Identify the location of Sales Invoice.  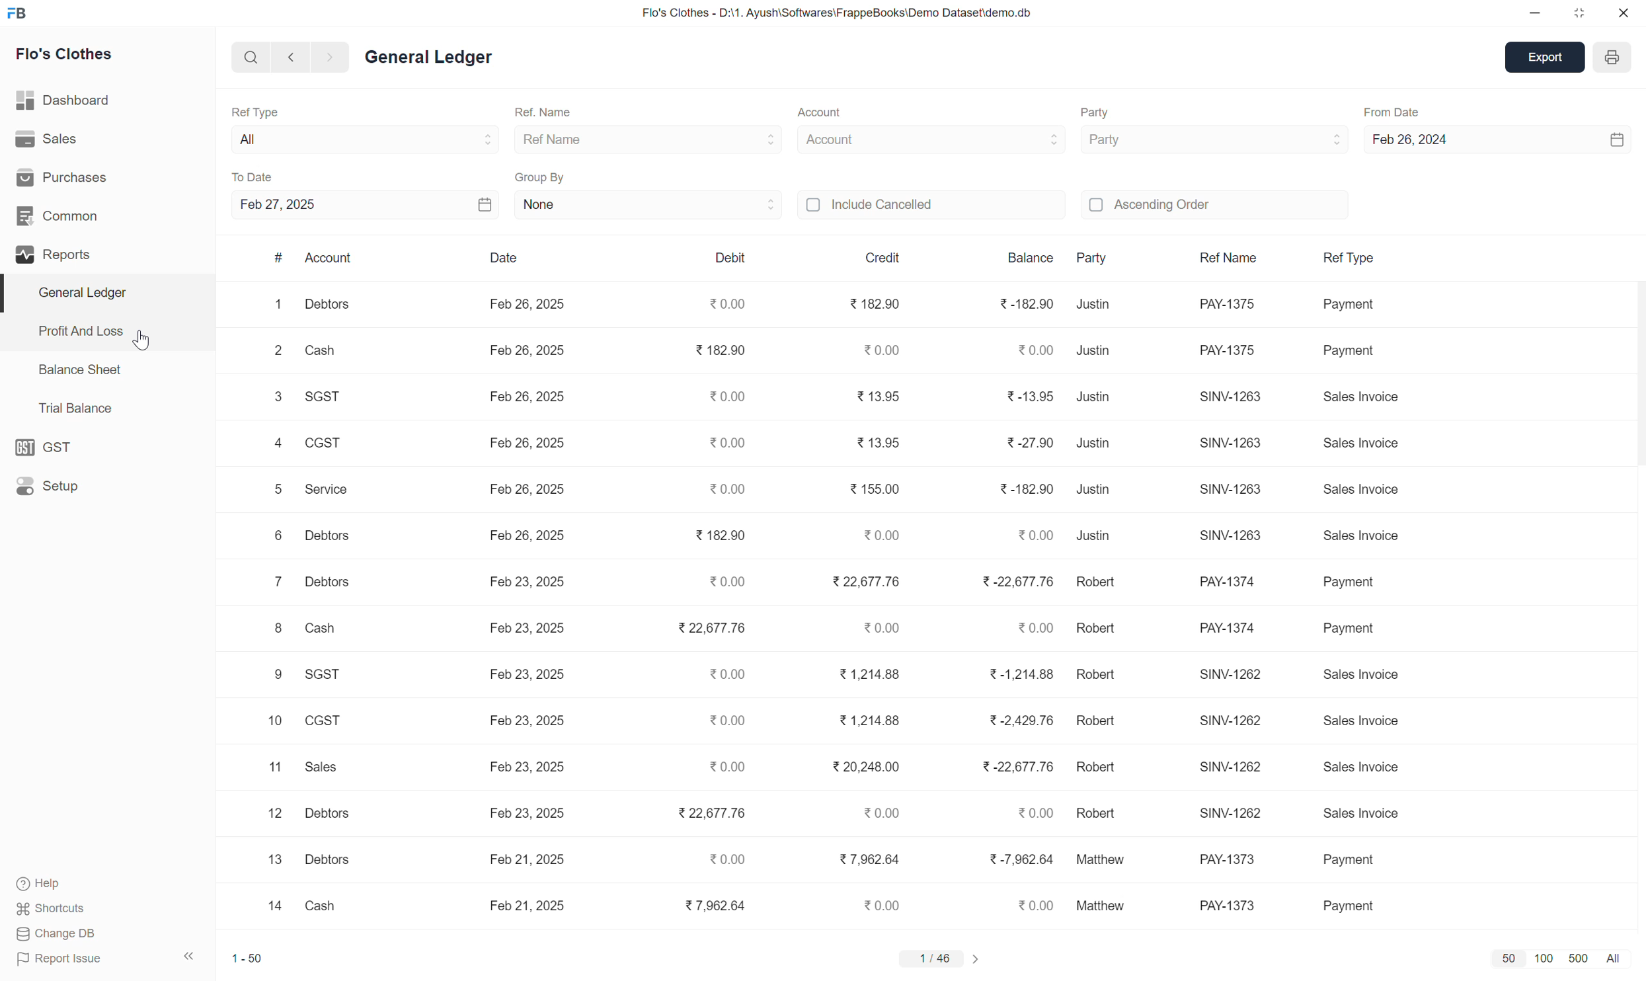
(1372, 492).